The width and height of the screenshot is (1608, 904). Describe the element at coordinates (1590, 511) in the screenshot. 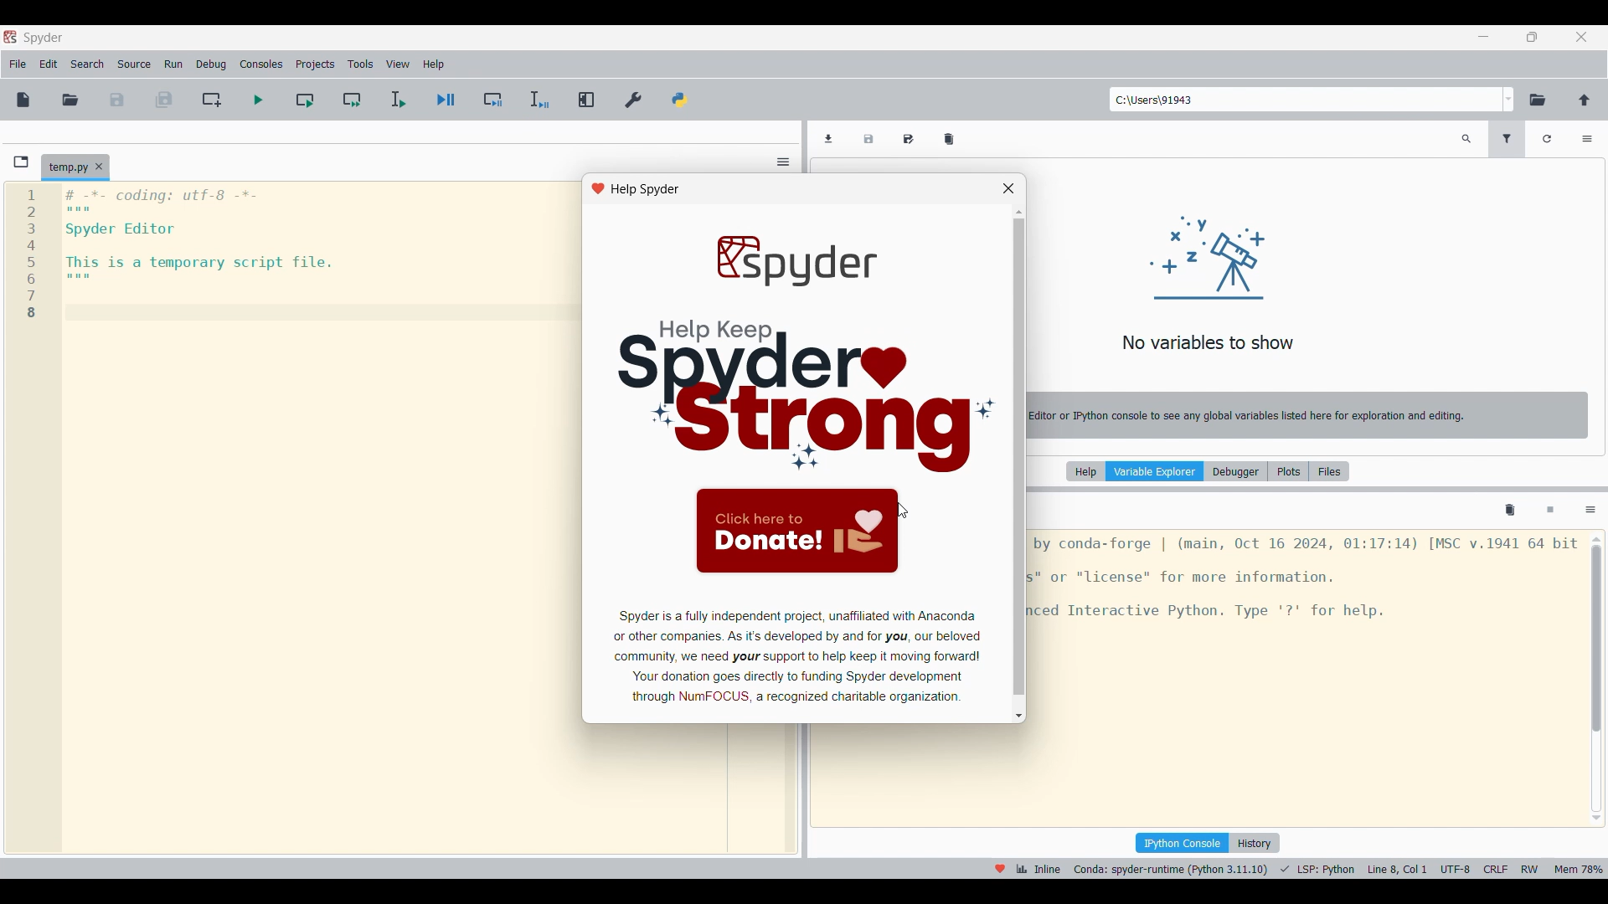

I see `Options` at that location.